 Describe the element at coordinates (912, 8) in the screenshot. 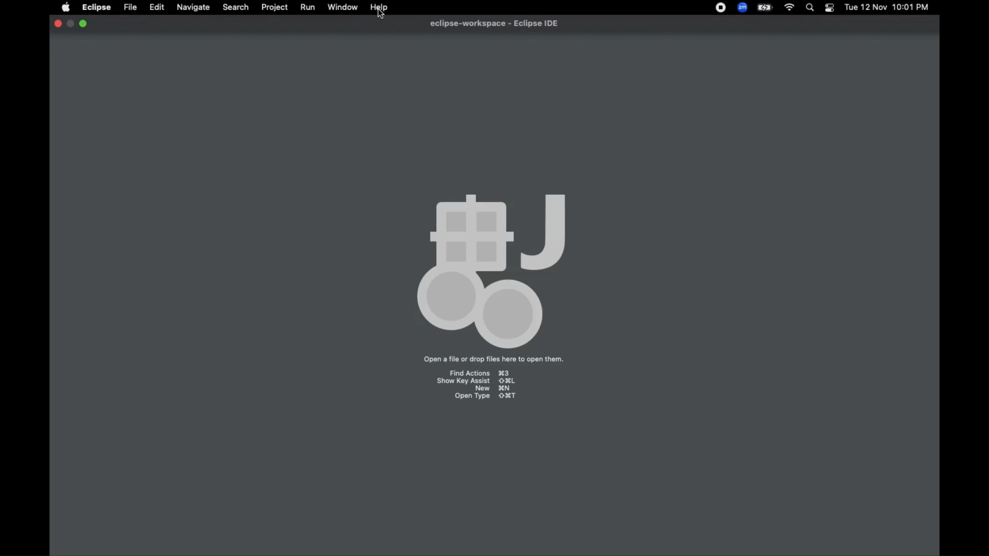

I see `10:01 pm ` at that location.